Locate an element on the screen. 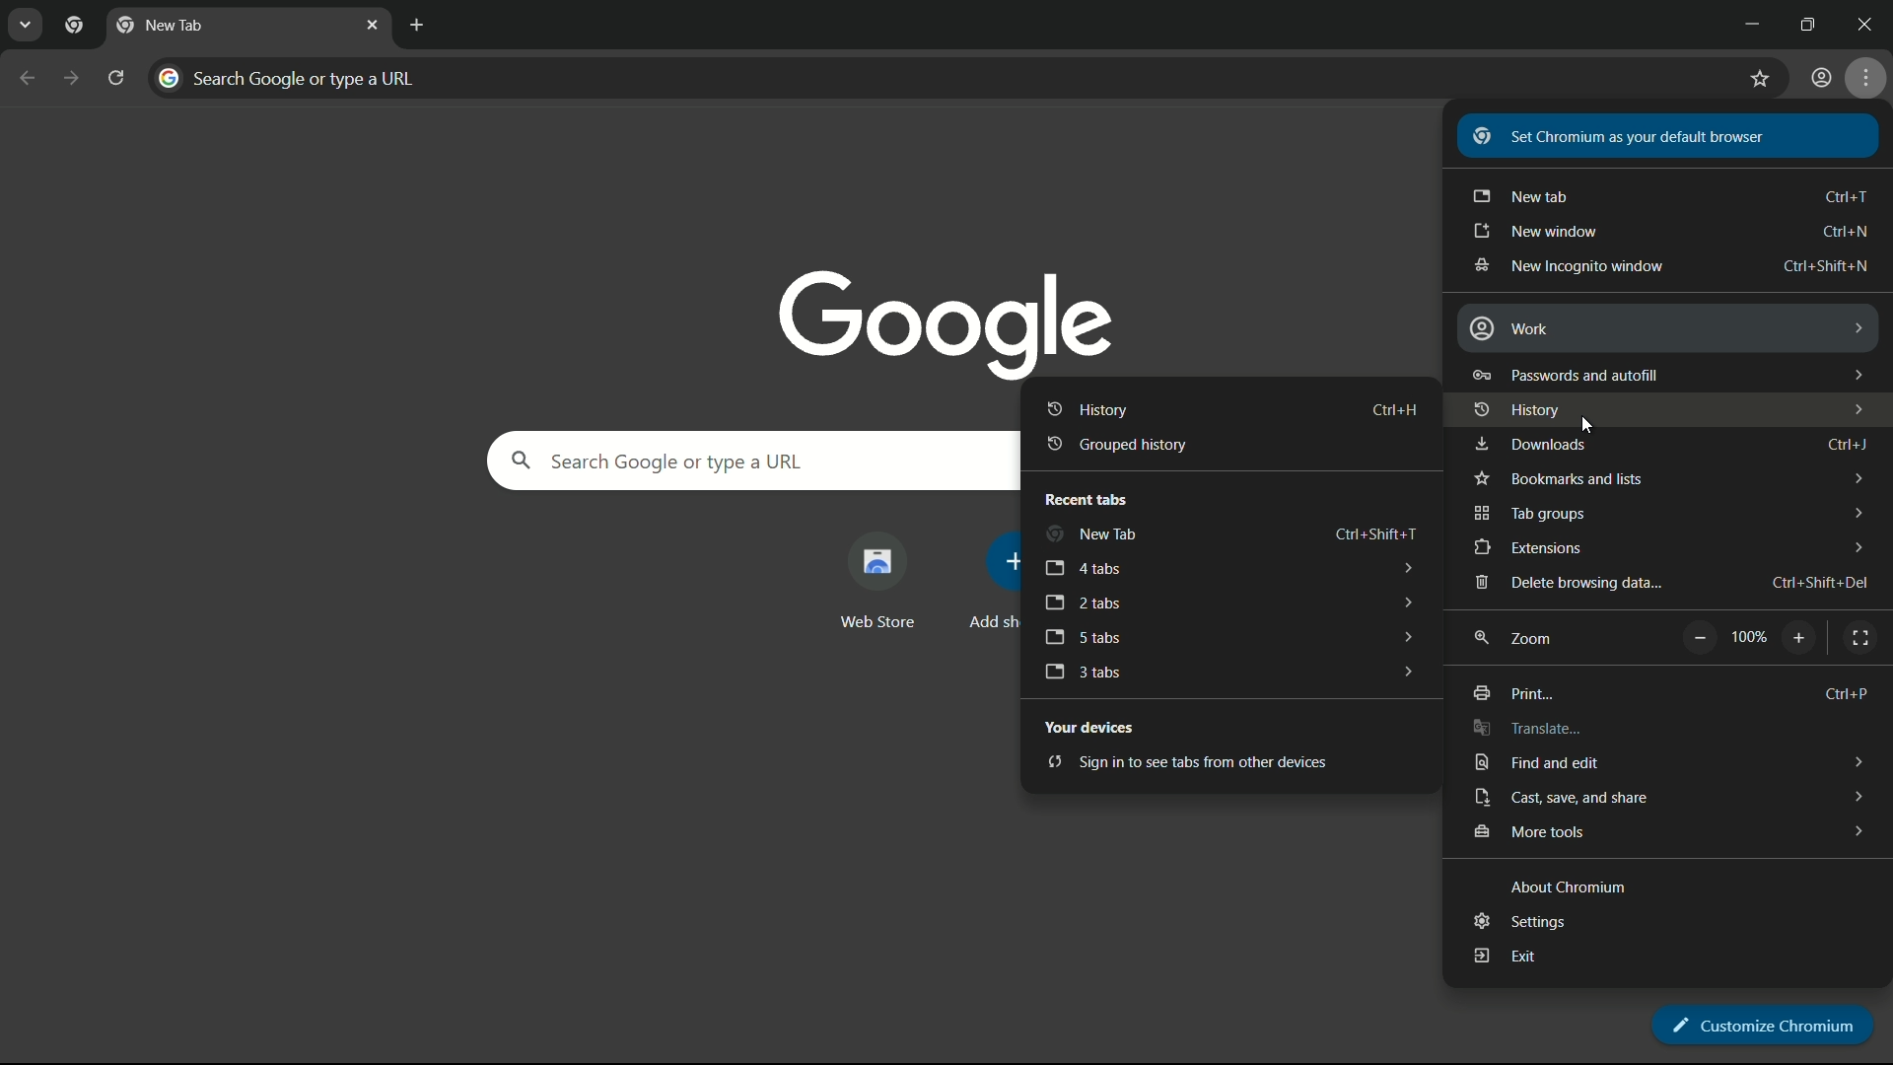  more tools is located at coordinates (1534, 832).